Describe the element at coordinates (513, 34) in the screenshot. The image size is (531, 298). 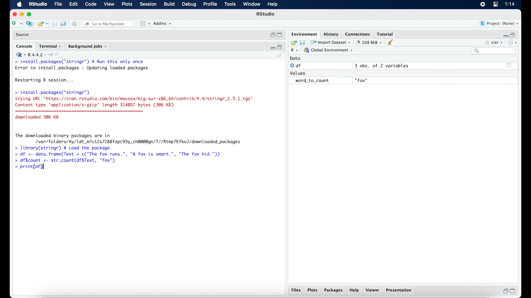
I see `restore down` at that location.